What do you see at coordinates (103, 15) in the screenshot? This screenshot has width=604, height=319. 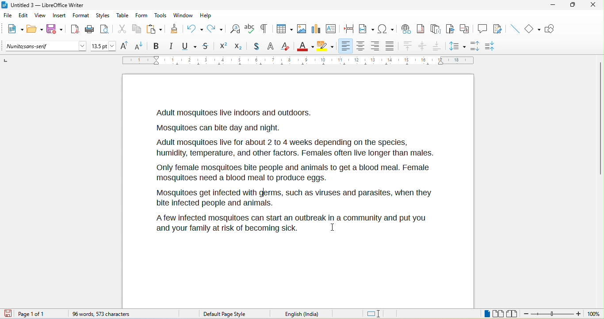 I see `styles` at bounding box center [103, 15].